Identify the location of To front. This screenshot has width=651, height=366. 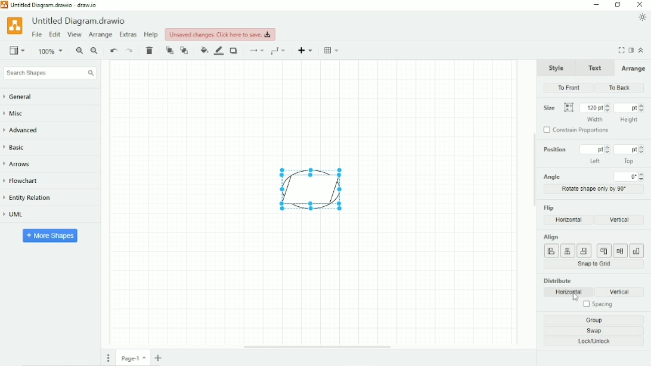
(169, 51).